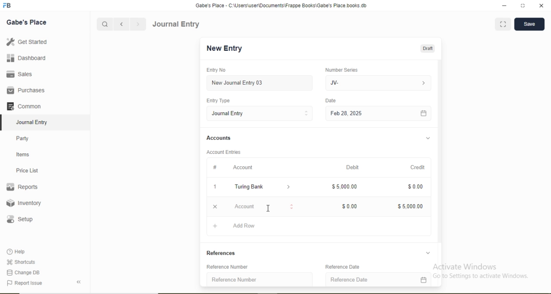 The height and width of the screenshot is (294, 551). Describe the element at coordinates (7, 6) in the screenshot. I see `Logo` at that location.